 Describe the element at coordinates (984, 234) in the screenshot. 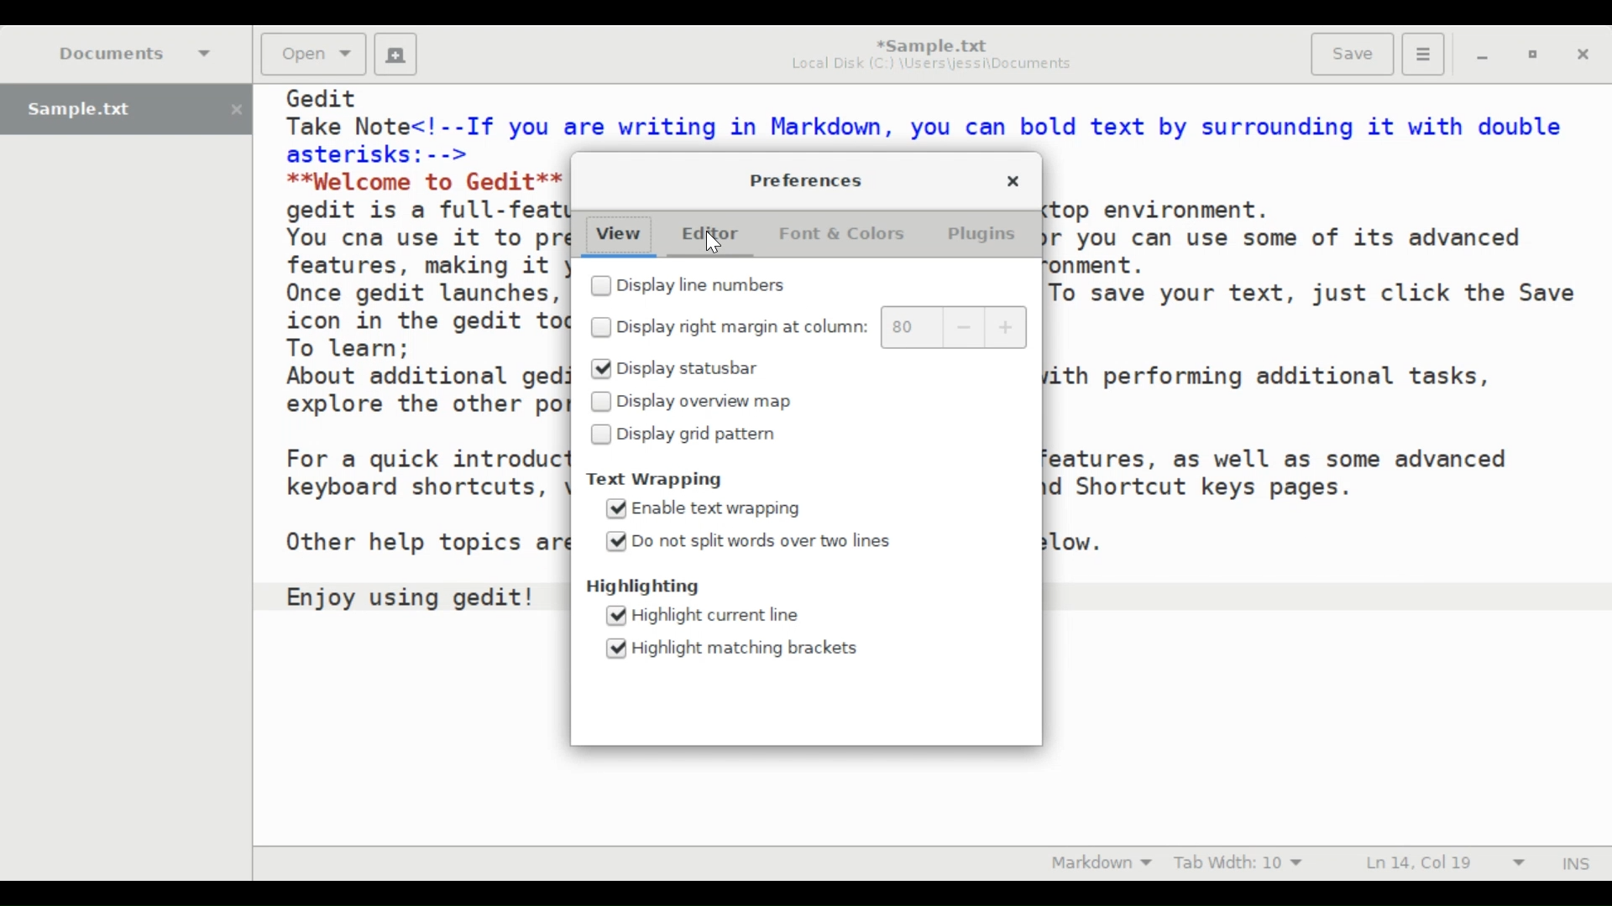

I see `Plugins` at that location.